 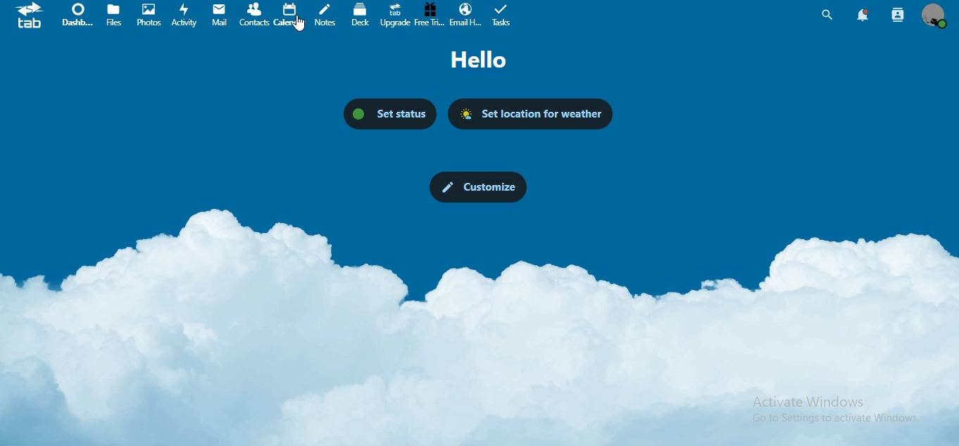 I want to click on notes, so click(x=327, y=15).